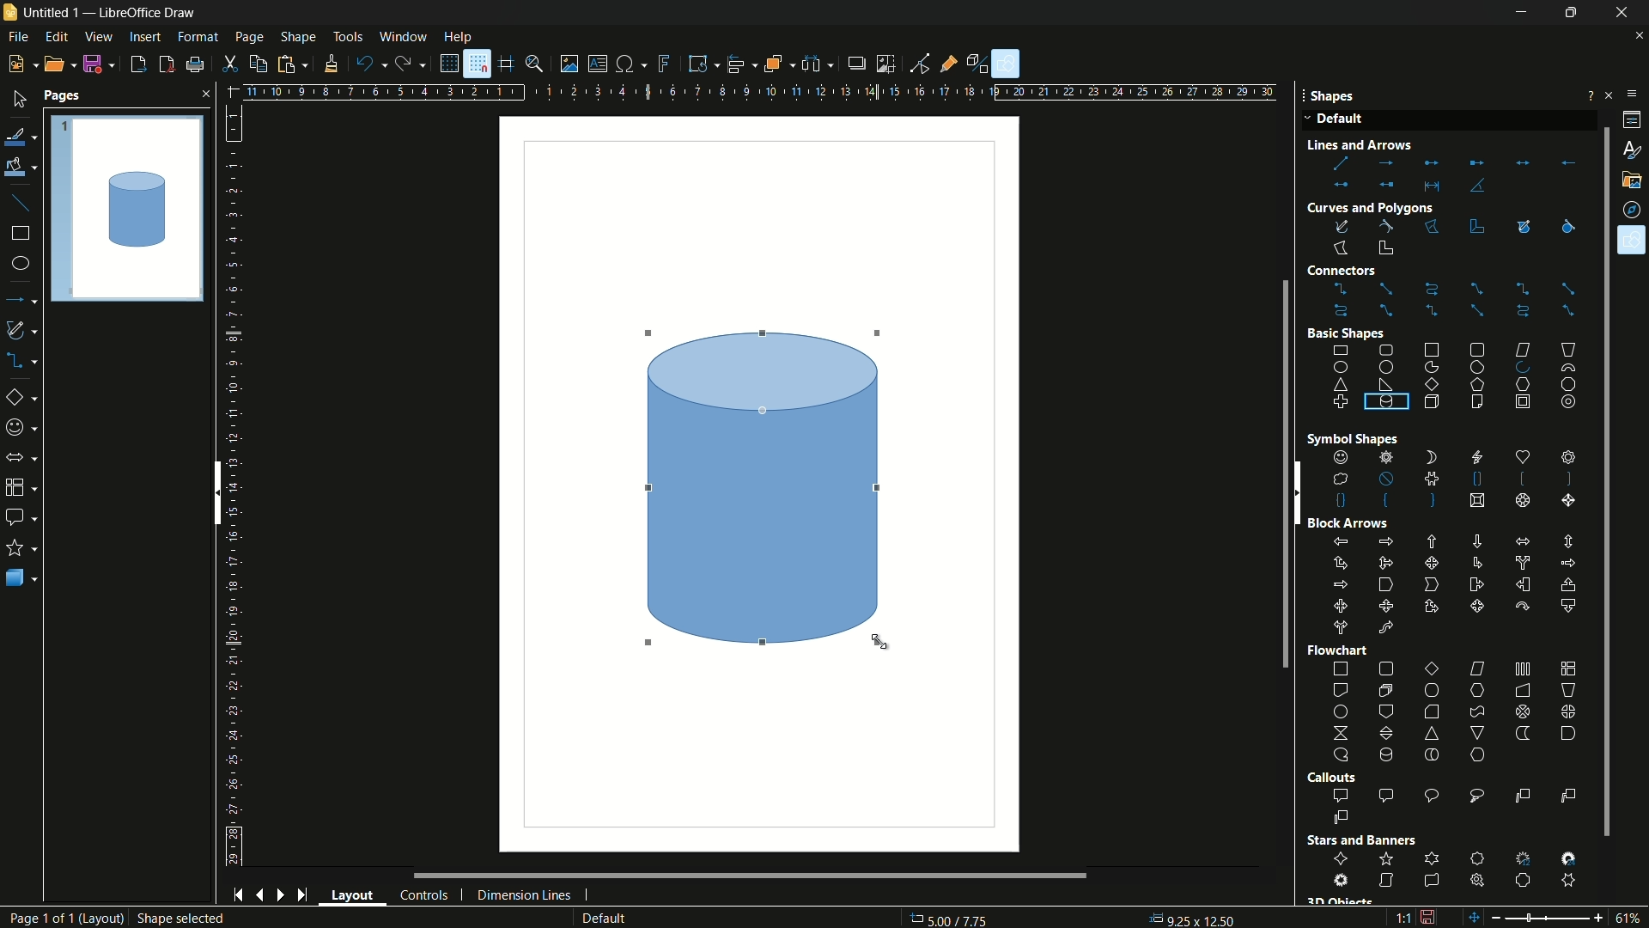  What do you see at coordinates (742, 63) in the screenshot?
I see `align objects` at bounding box center [742, 63].